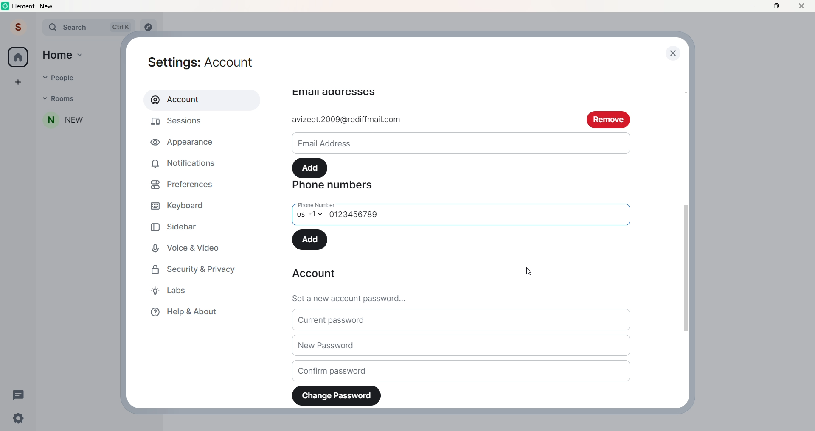  What do you see at coordinates (462, 370) in the screenshot?
I see `Confirm Password` at bounding box center [462, 370].